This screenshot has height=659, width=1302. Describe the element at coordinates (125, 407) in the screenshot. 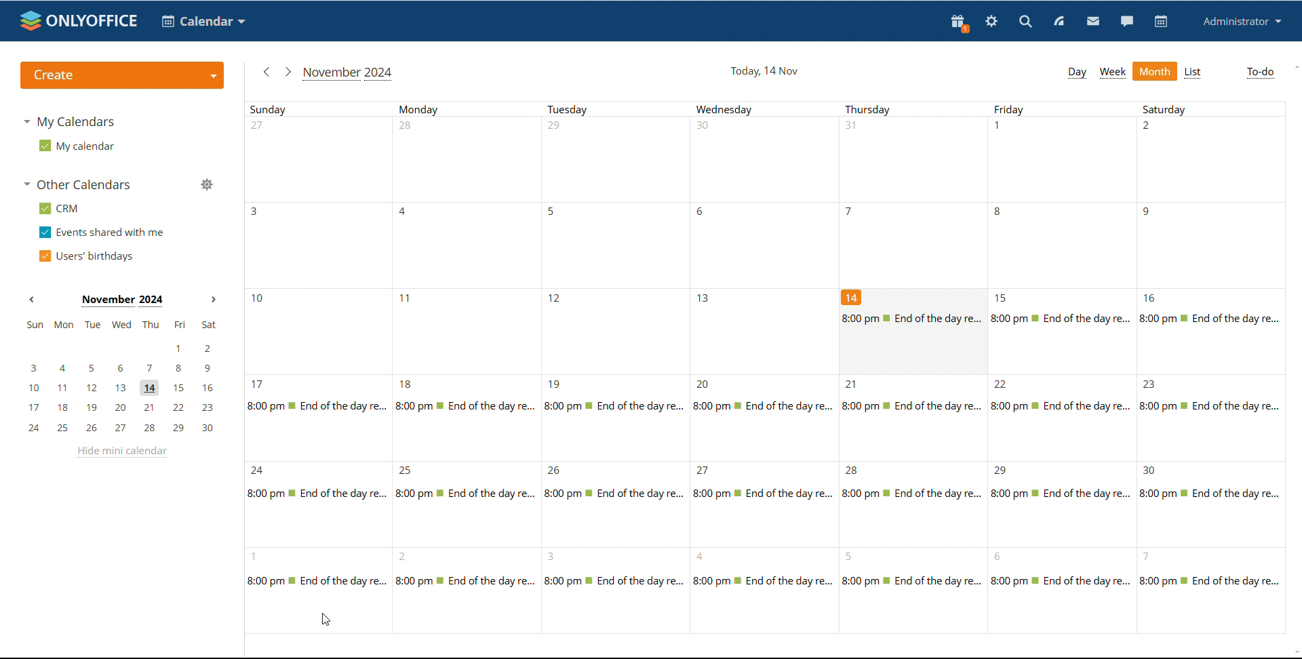

I see `17, 18, 19, 20, 21, 22, 23` at that location.